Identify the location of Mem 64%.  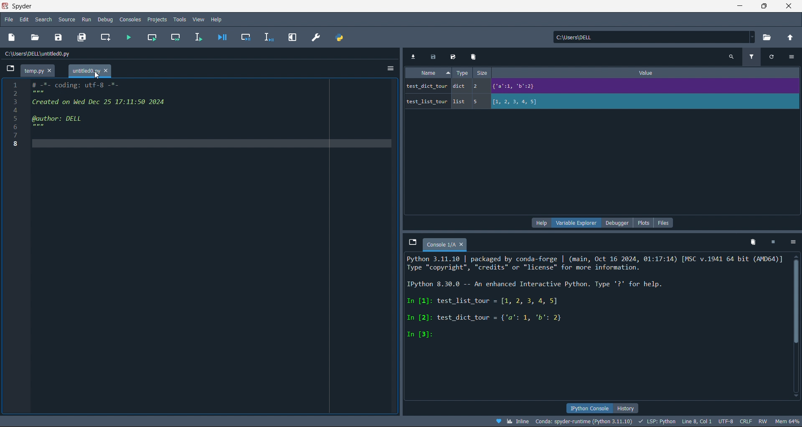
(786, 421).